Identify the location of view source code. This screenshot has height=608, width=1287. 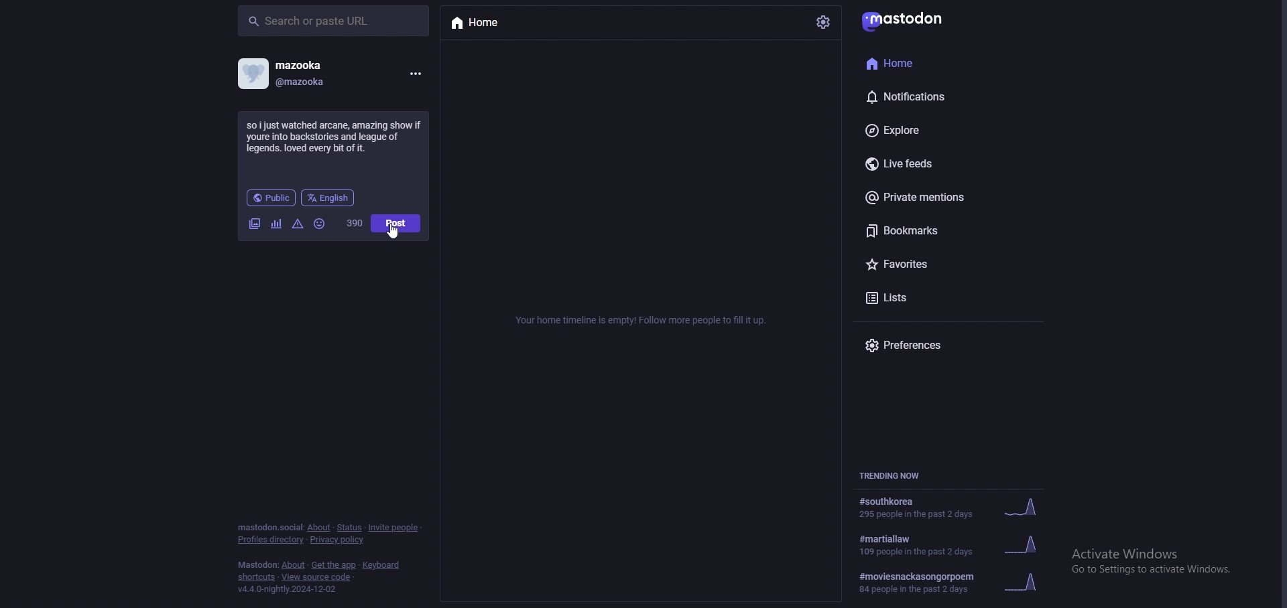
(317, 577).